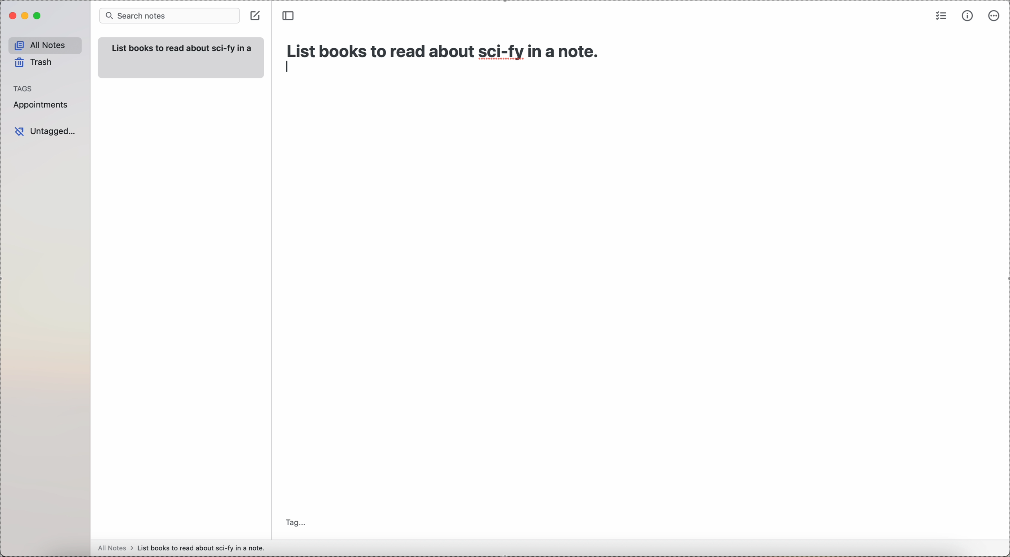 This screenshot has height=557, width=1010. What do you see at coordinates (34, 63) in the screenshot?
I see `trash` at bounding box center [34, 63].